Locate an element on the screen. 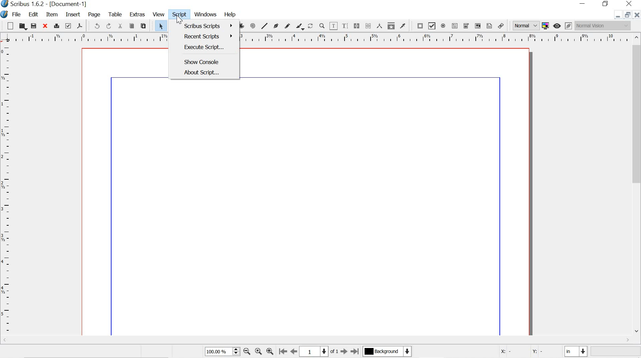 Image resolution: width=641 pixels, height=358 pixels. edit is located at coordinates (33, 14).